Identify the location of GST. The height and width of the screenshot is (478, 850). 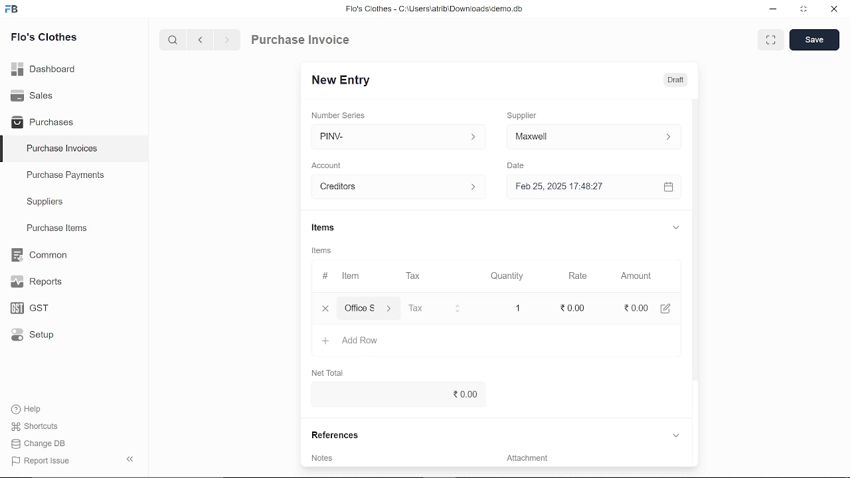
(25, 309).